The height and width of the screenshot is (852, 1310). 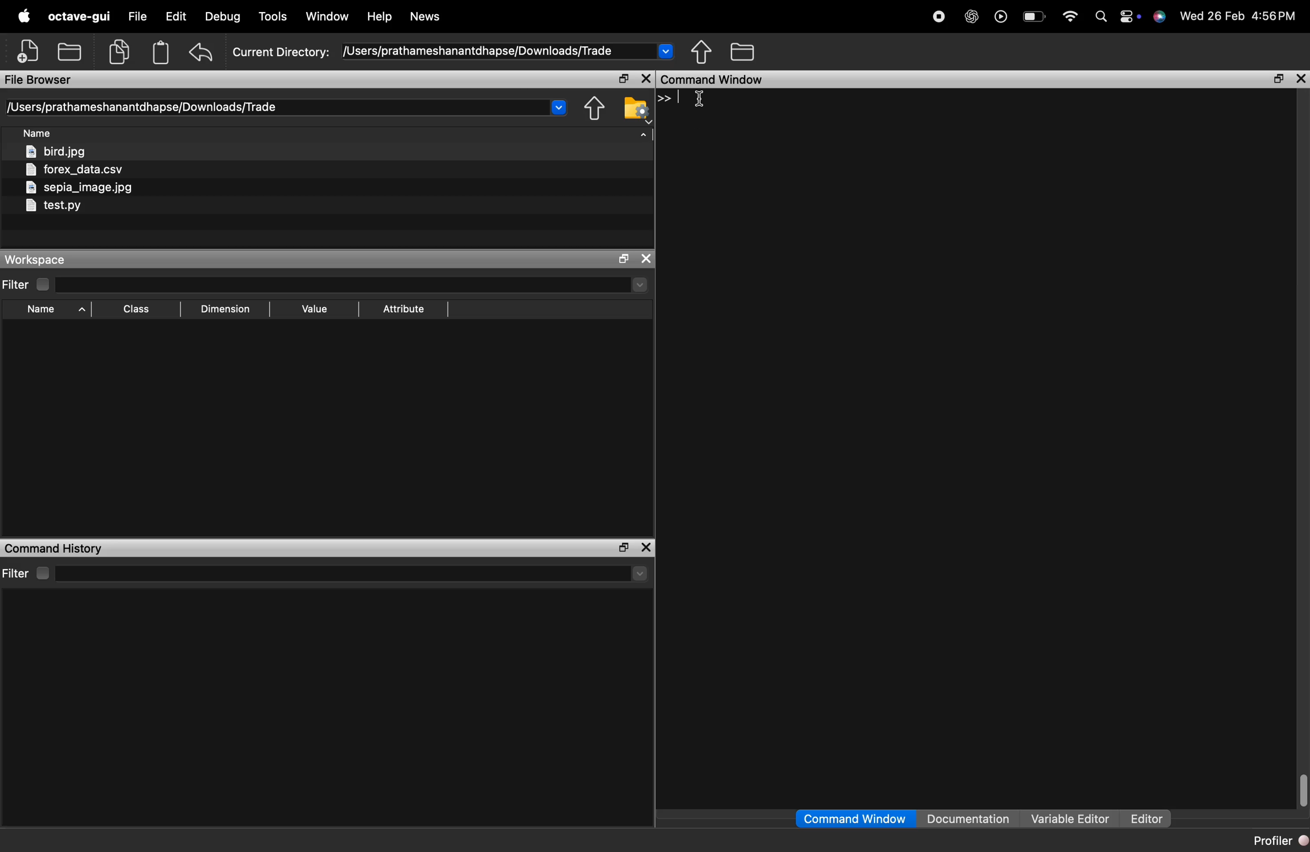 I want to click on drop-down , so click(x=639, y=574).